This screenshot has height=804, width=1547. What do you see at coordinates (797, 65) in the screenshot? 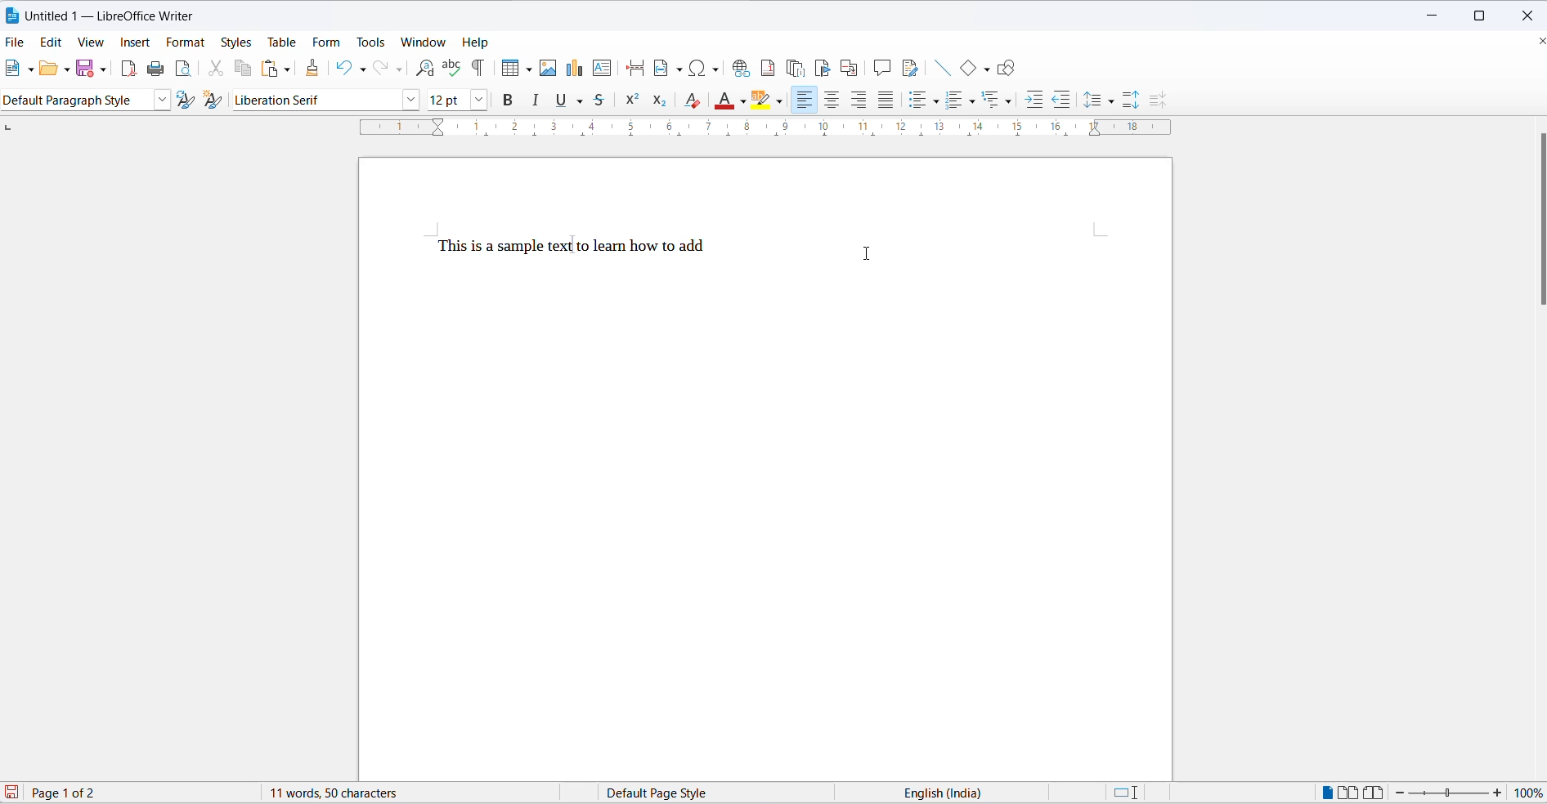
I see `insert endnote` at bounding box center [797, 65].